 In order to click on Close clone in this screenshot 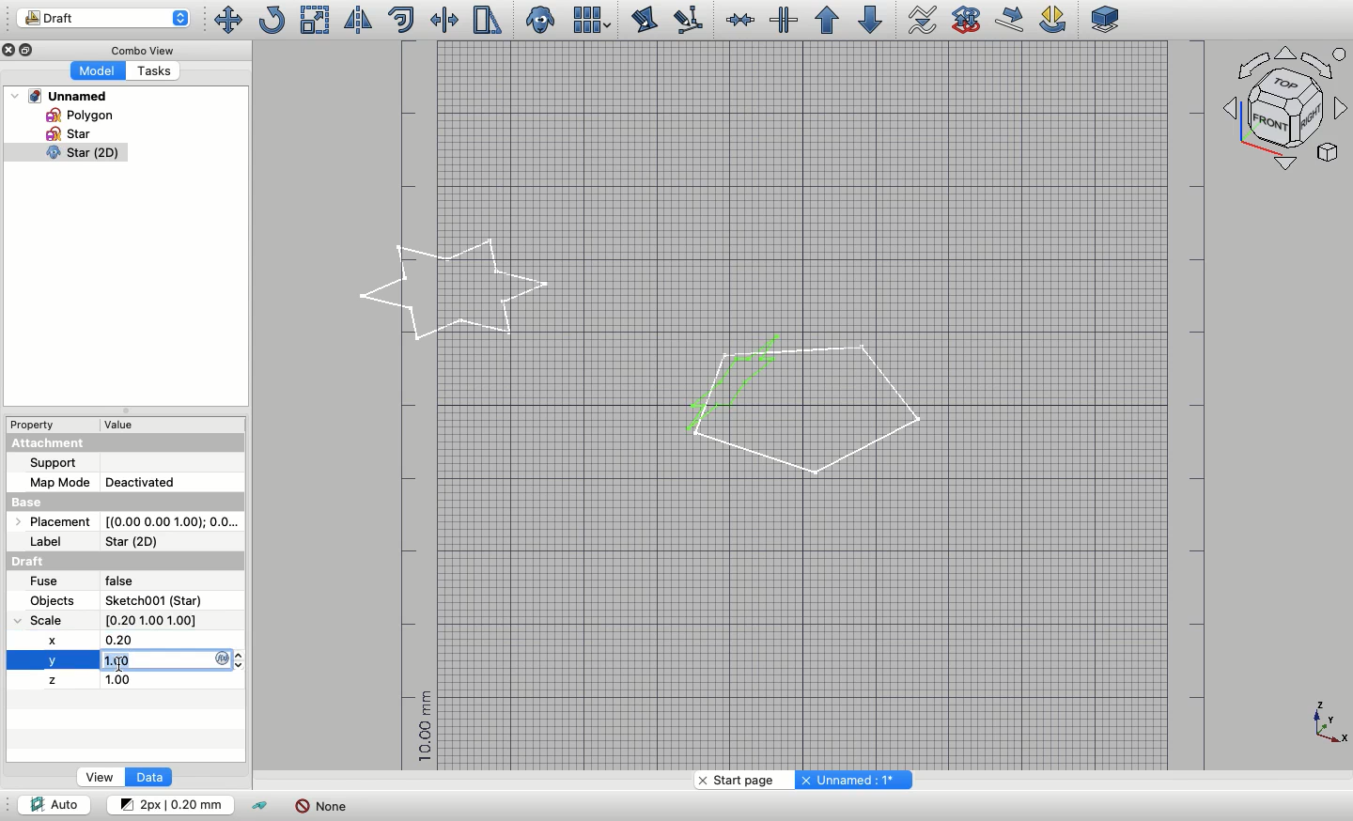, I will do `click(542, 21)`.